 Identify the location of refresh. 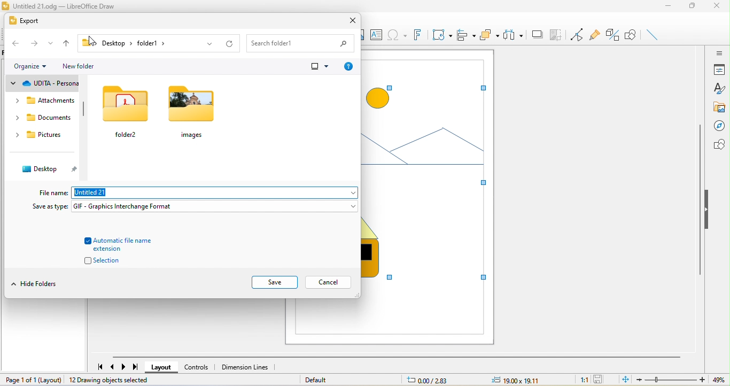
(228, 43).